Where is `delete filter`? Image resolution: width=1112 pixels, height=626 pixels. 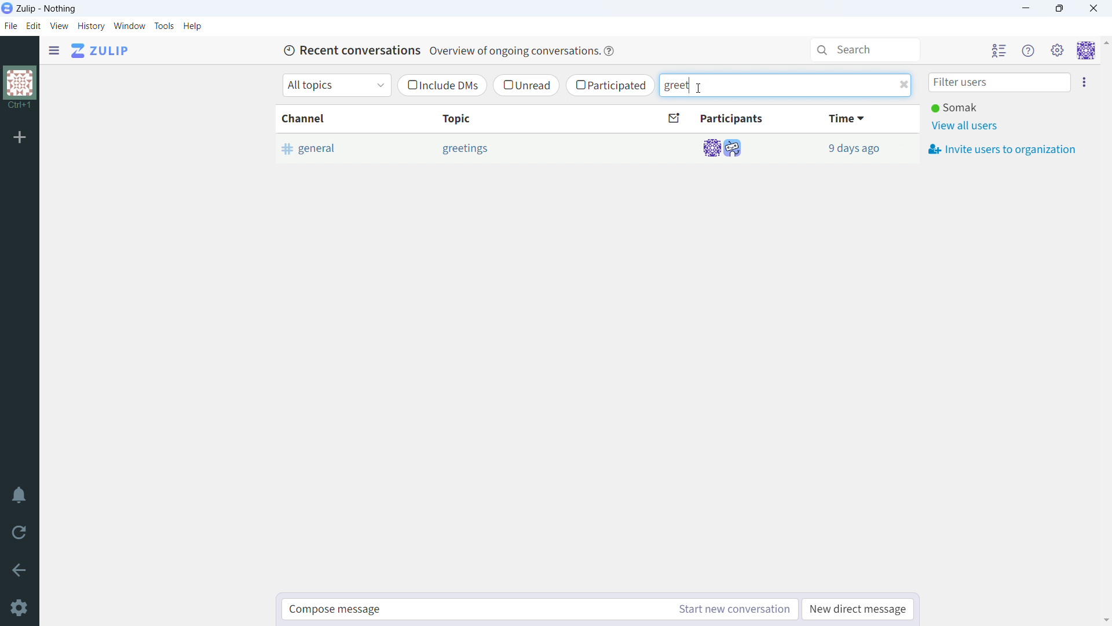
delete filter is located at coordinates (903, 84).